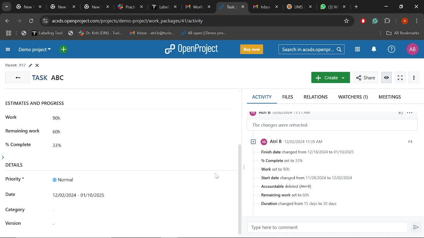 The width and height of the screenshot is (424, 238). What do you see at coordinates (138, 194) in the screenshot?
I see `Timeline added` at bounding box center [138, 194].